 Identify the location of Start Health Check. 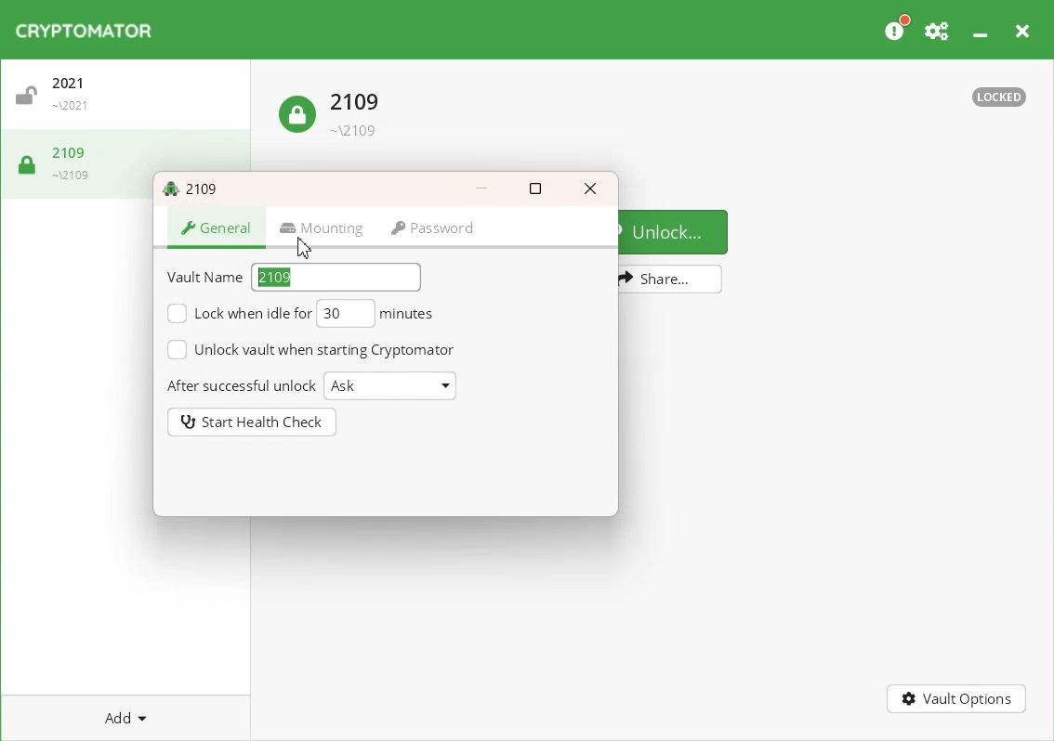
(253, 422).